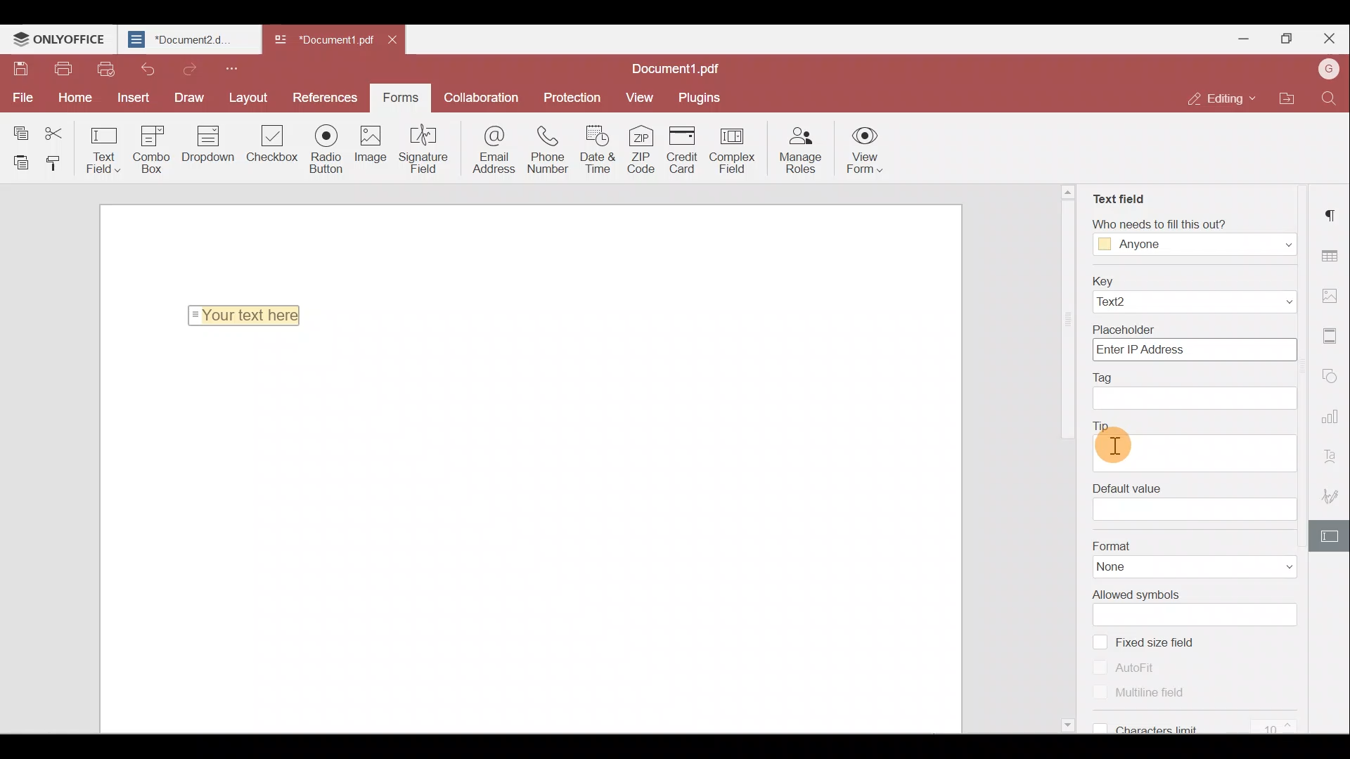 Image resolution: width=1350 pixels, height=759 pixels. I want to click on Radio button, so click(329, 150).